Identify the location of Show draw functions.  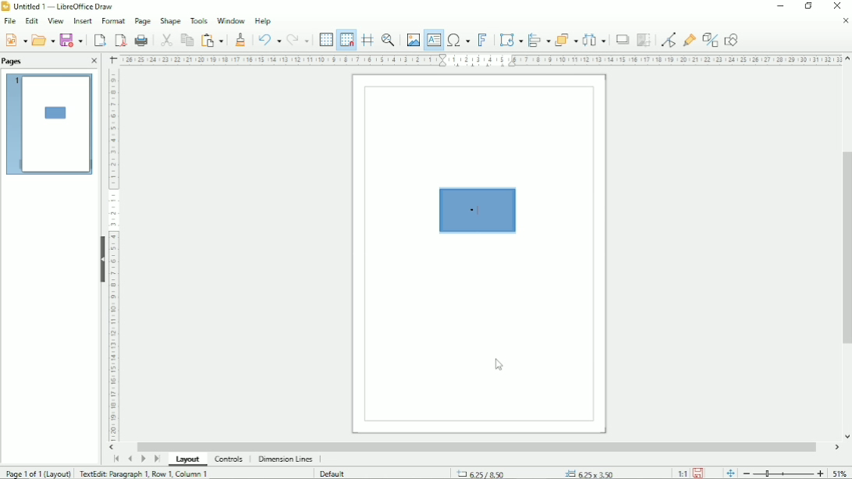
(733, 39).